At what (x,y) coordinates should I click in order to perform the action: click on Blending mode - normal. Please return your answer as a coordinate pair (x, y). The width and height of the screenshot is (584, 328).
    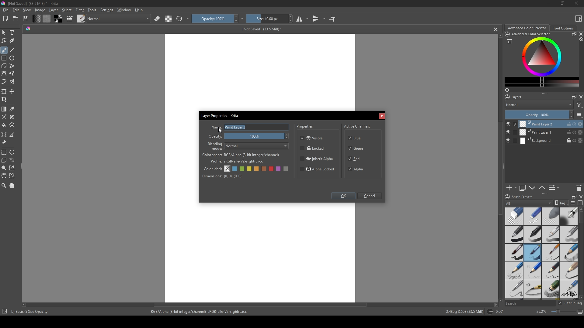
    Looking at the image, I should click on (215, 146).